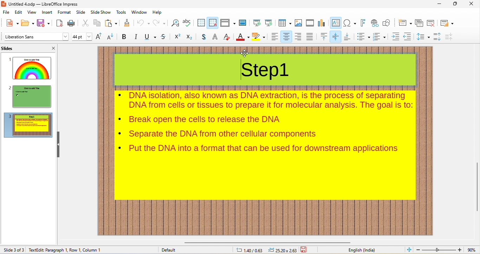 This screenshot has width=480, height=254. I want to click on background, so click(259, 37).